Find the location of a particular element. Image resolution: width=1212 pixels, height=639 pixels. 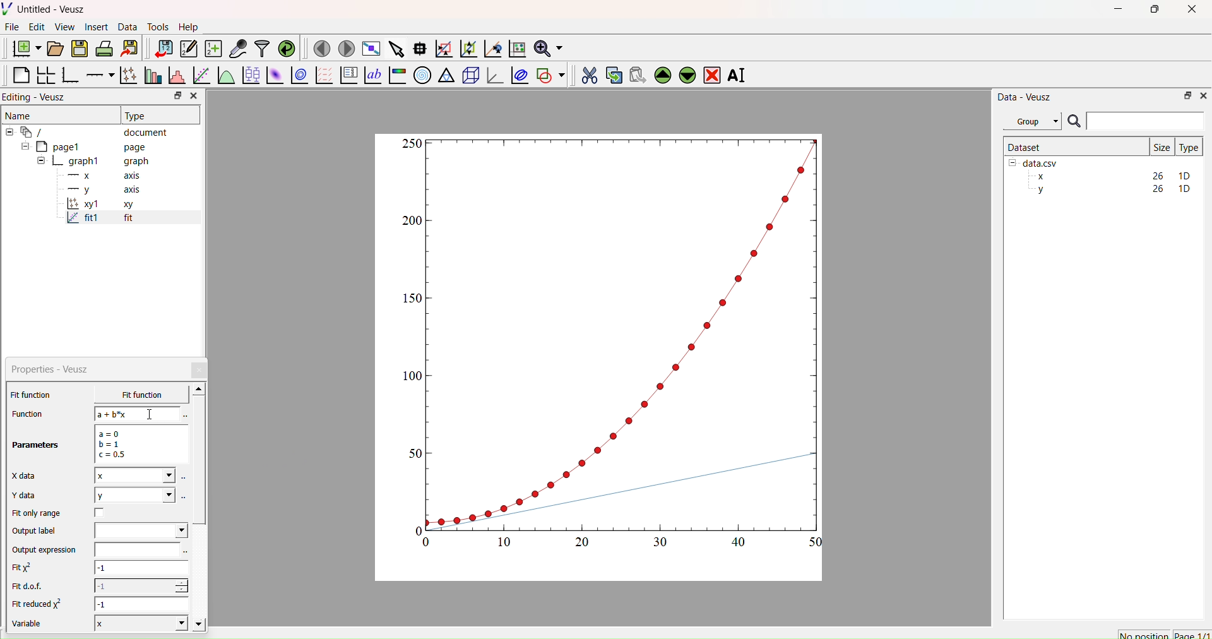

a= 0 b=1 c = 0.5 is located at coordinates (139, 444).